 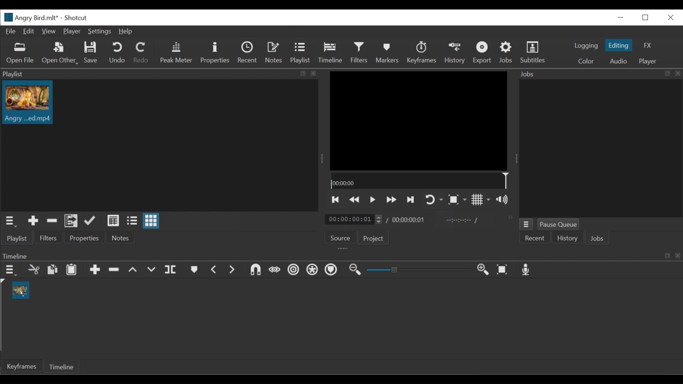 What do you see at coordinates (600, 74) in the screenshot?
I see `Jobs Panel` at bounding box center [600, 74].